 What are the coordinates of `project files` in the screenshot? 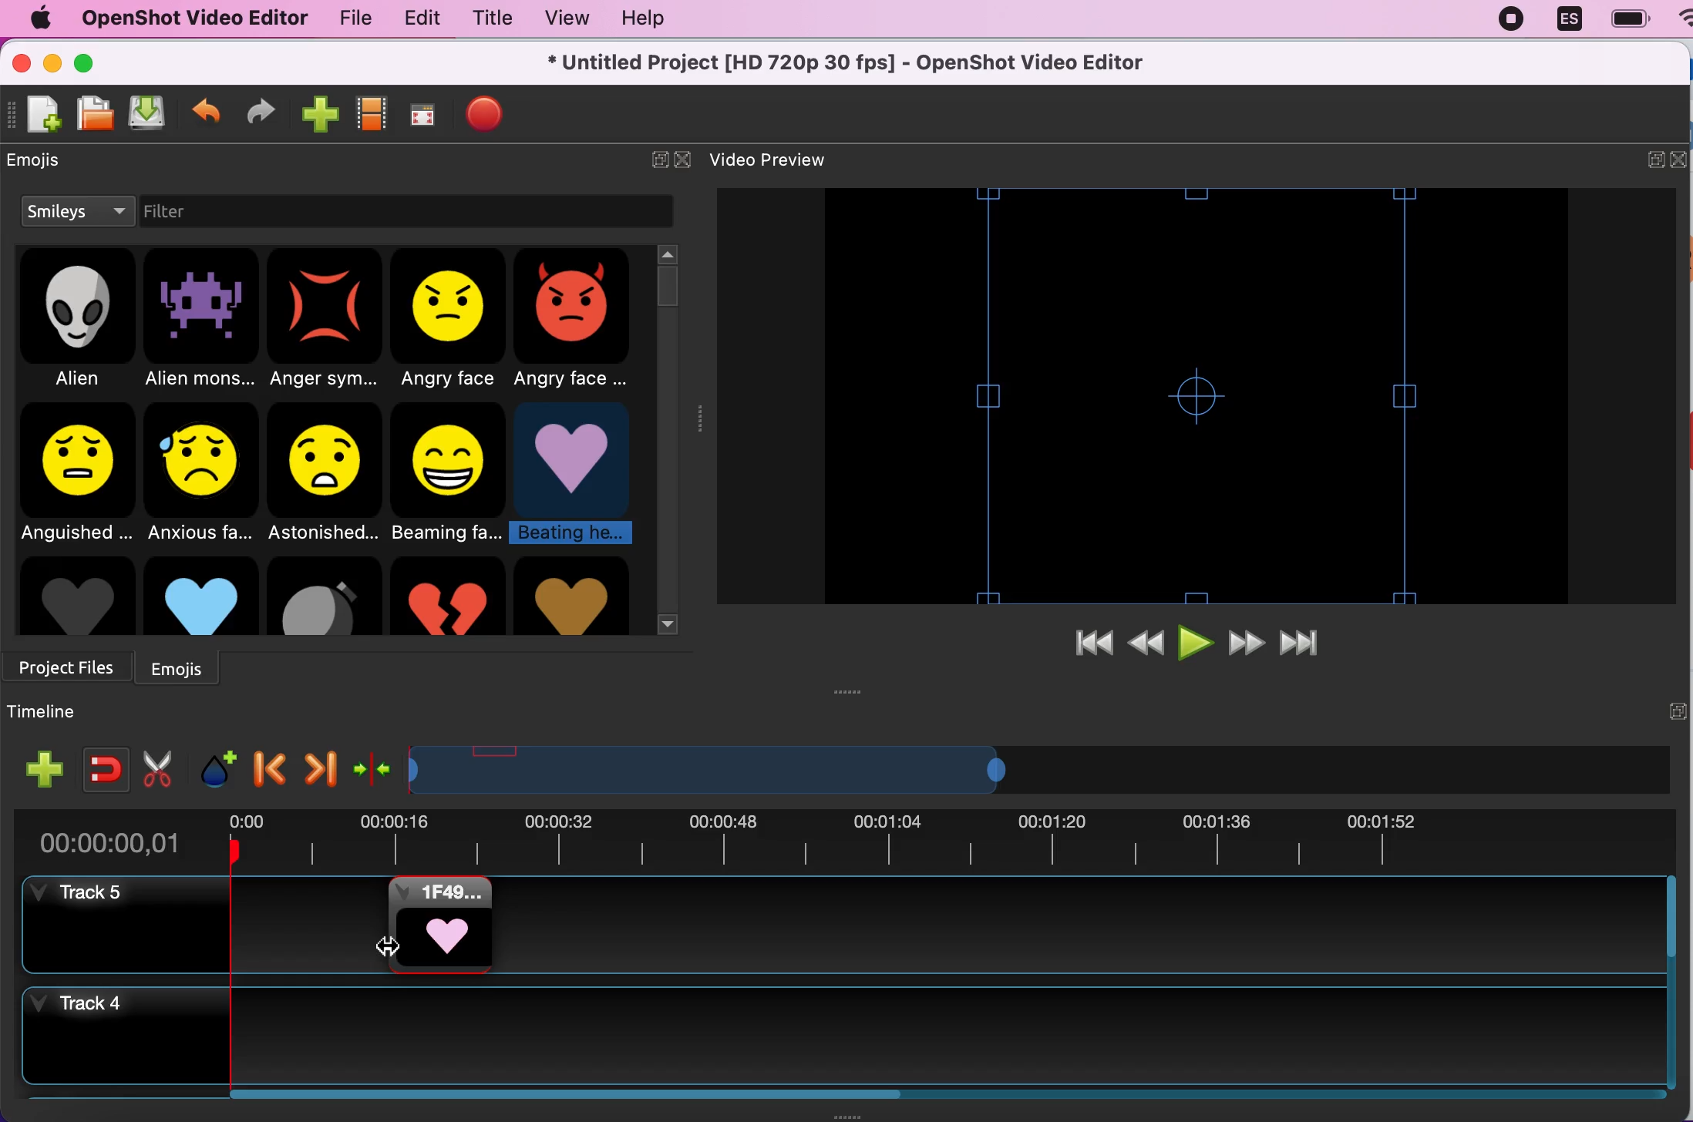 It's located at (70, 663).